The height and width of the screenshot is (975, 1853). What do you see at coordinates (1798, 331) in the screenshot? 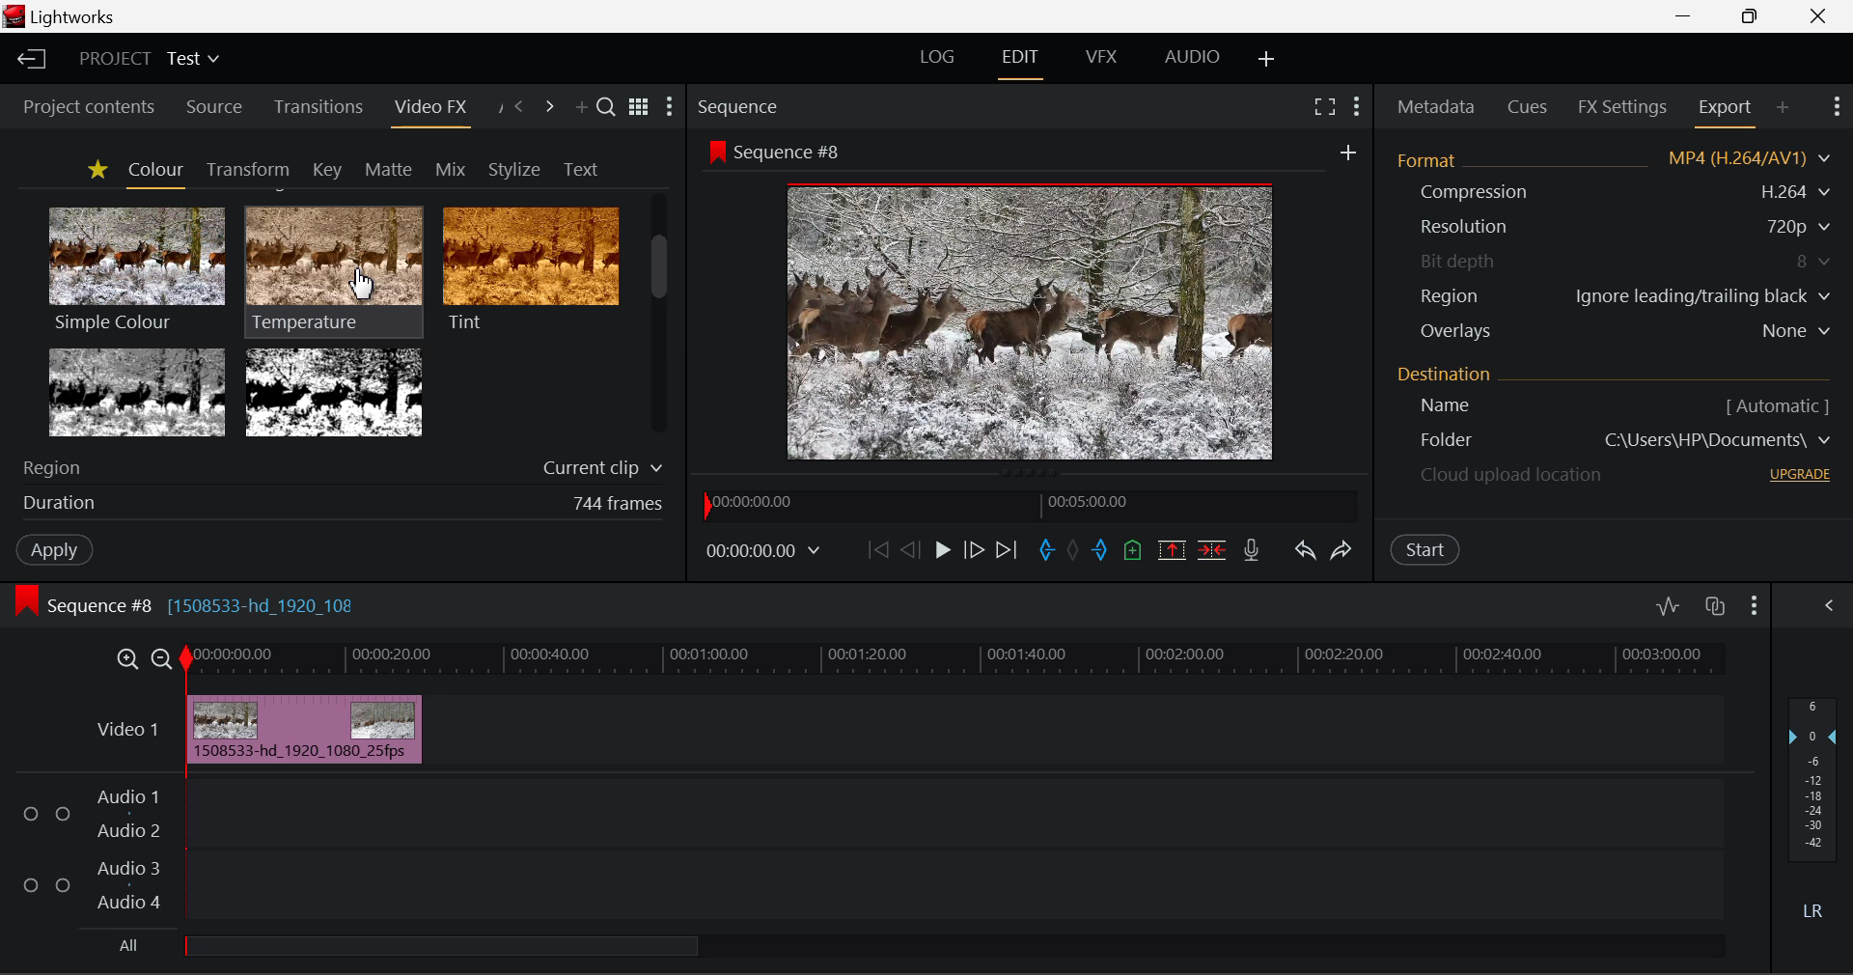
I see `None ` at bounding box center [1798, 331].